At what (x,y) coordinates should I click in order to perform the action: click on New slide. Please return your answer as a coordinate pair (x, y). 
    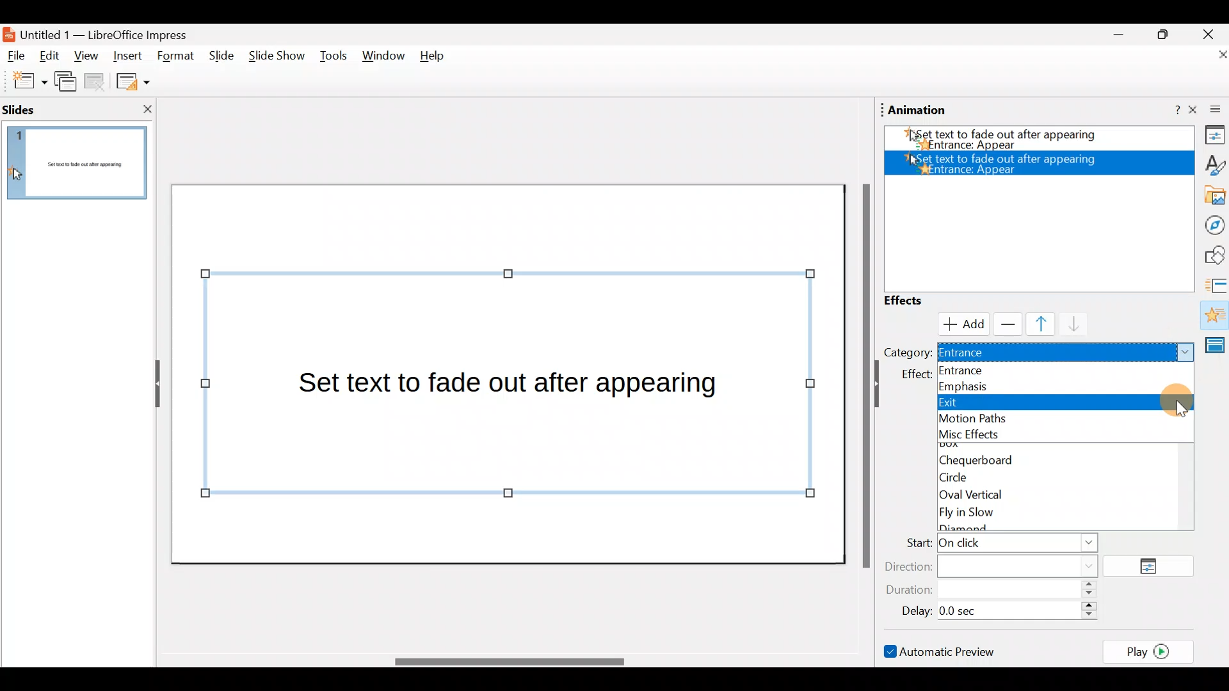
    Looking at the image, I should click on (24, 81).